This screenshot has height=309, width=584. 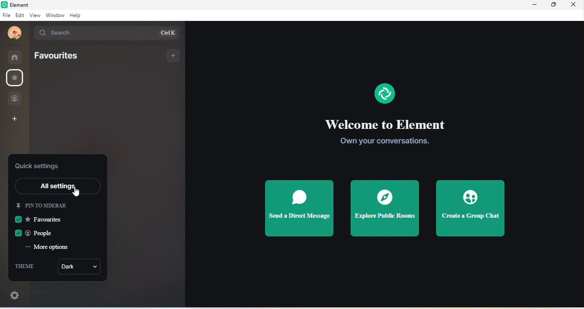 I want to click on welcome to element own your conversation, so click(x=386, y=134).